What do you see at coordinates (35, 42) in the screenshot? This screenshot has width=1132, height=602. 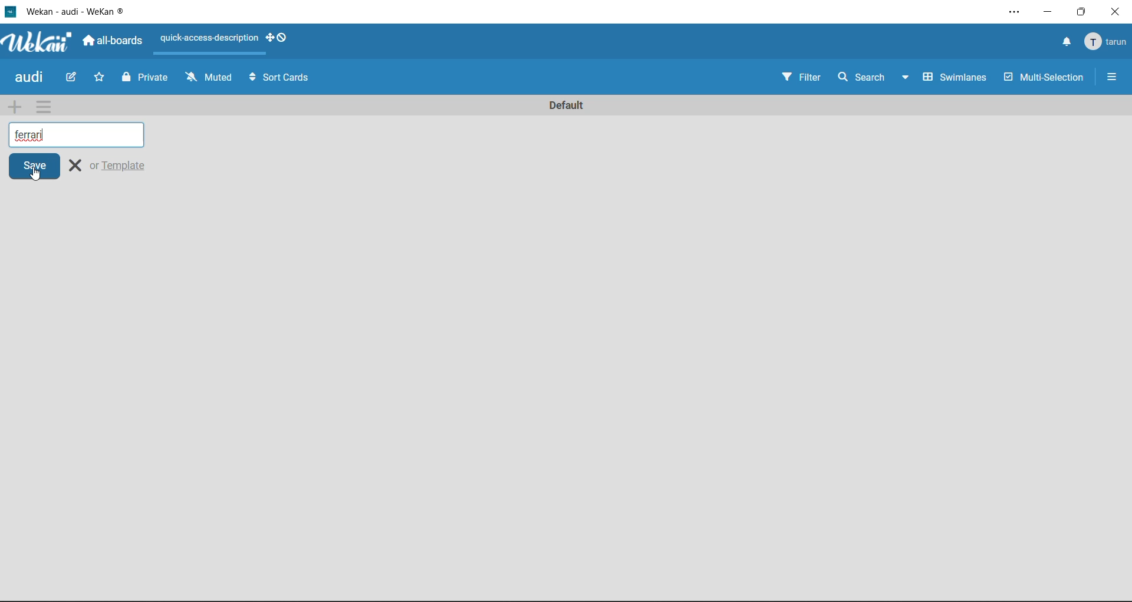 I see `app logo Wekan` at bounding box center [35, 42].